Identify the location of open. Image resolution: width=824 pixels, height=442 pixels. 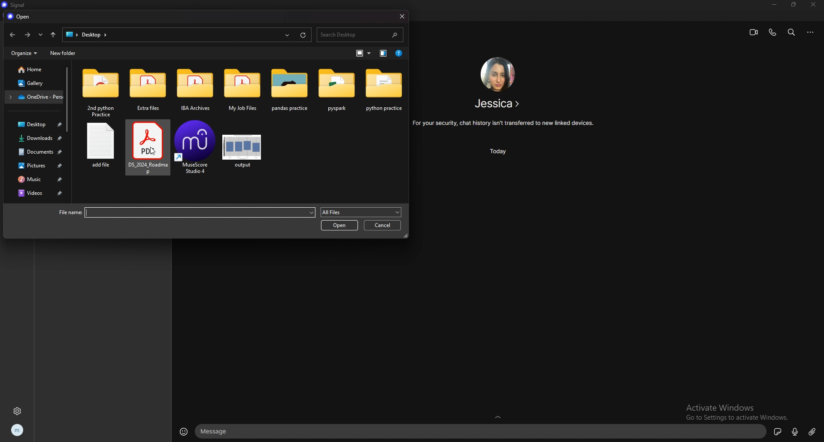
(340, 224).